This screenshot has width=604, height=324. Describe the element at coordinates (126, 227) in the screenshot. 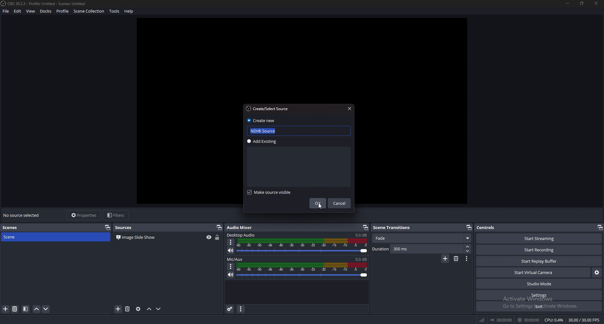

I see `sources` at that location.